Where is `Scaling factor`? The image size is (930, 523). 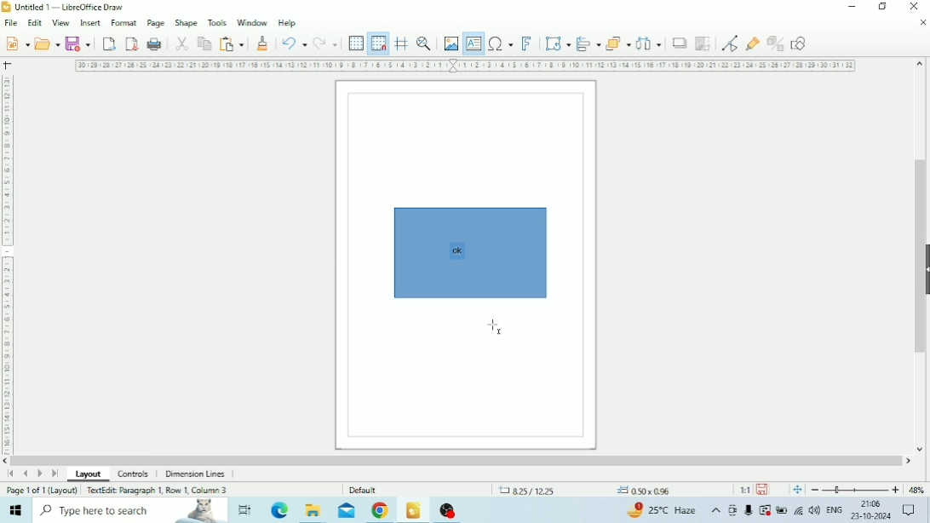
Scaling factor is located at coordinates (743, 489).